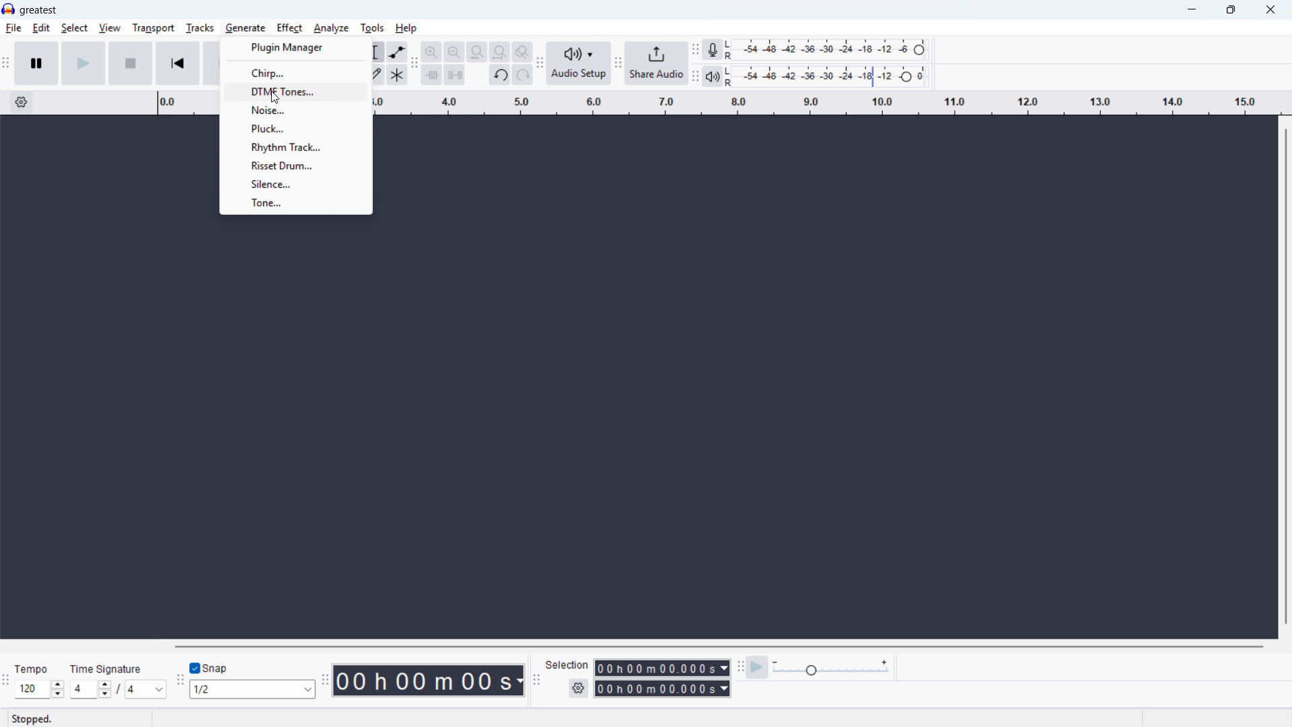  I want to click on Selection settings , so click(577, 688).